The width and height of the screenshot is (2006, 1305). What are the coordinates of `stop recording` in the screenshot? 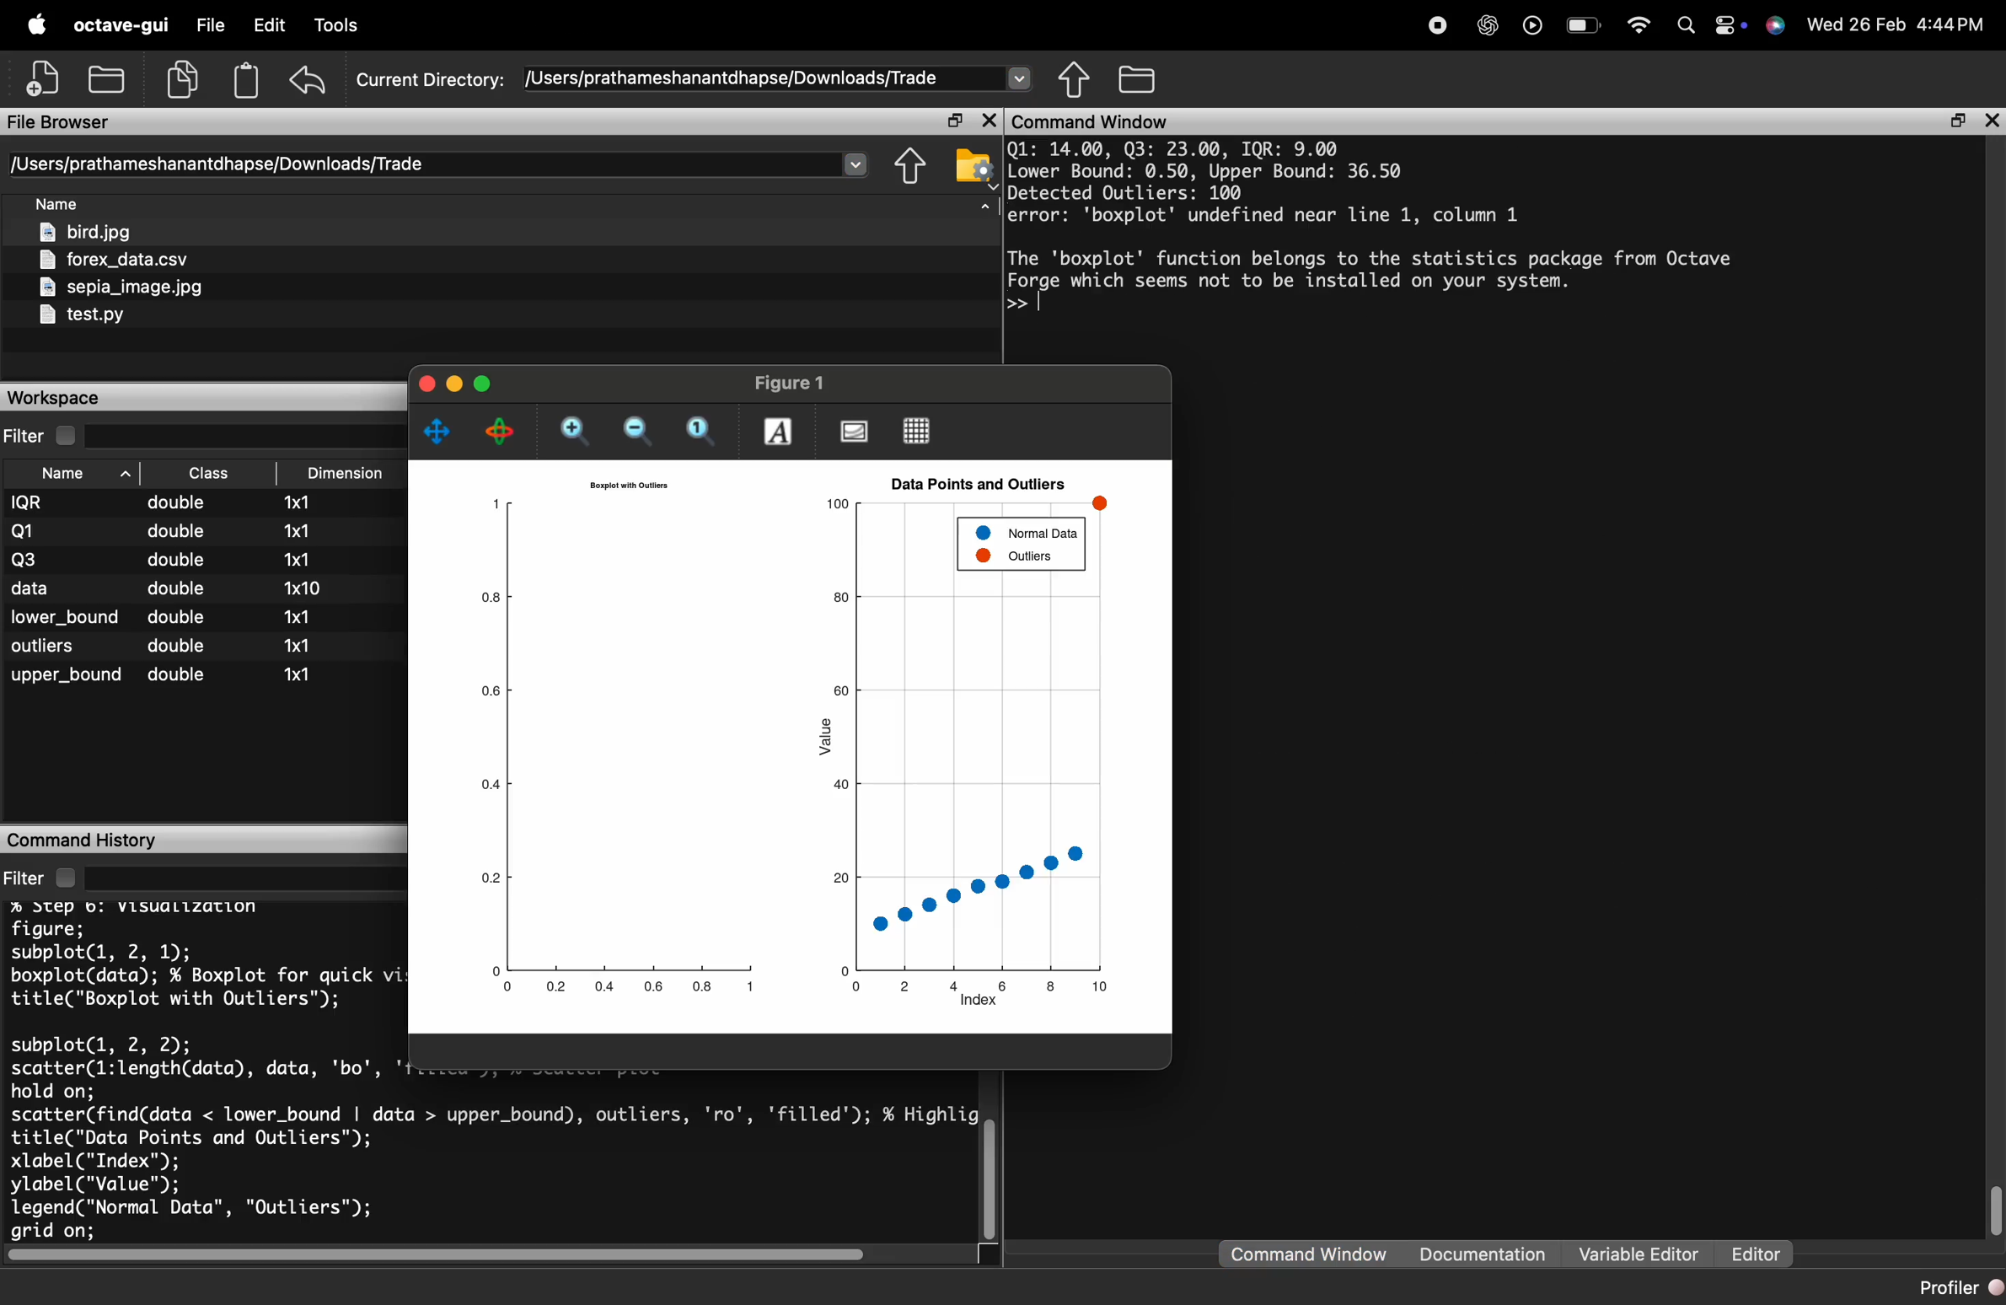 It's located at (1439, 28).